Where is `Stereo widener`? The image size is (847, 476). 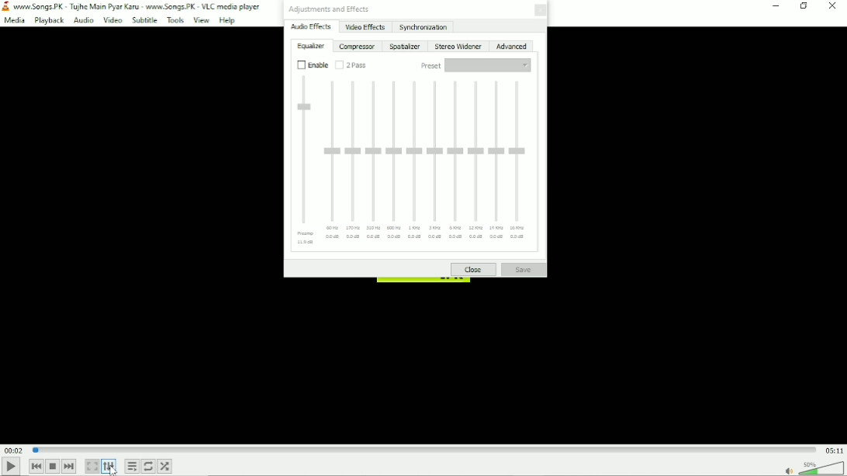
Stereo widener is located at coordinates (458, 47).